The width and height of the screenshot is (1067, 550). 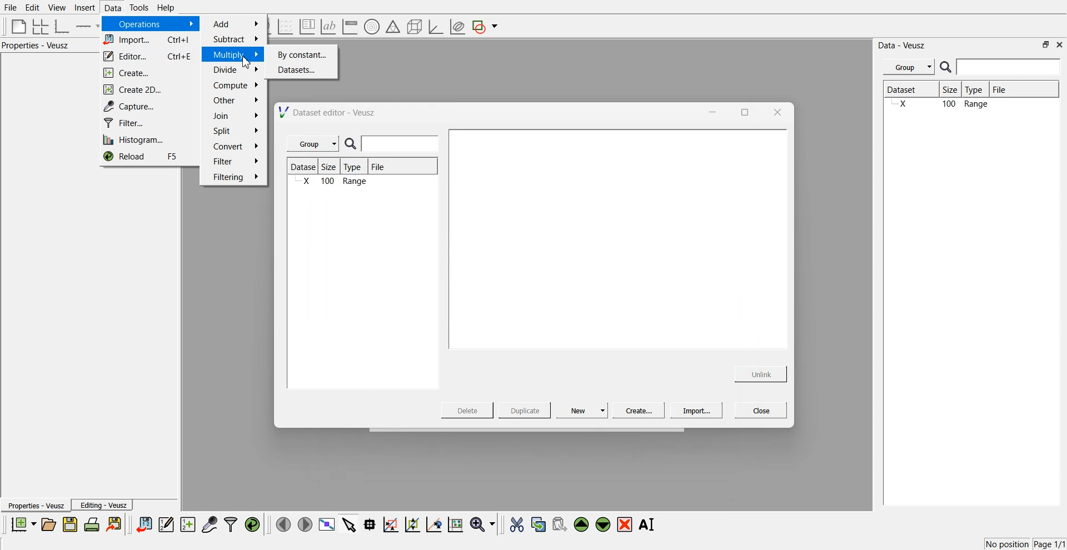 What do you see at coordinates (333, 182) in the screenshot?
I see `X 100 Range` at bounding box center [333, 182].